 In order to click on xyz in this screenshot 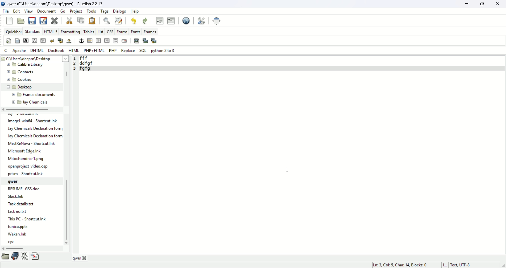, I will do `click(12, 242)`.